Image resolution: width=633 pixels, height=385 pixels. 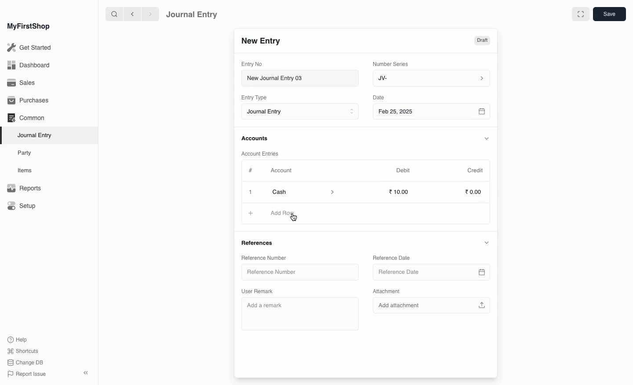 I want to click on Sales, so click(x=22, y=84).